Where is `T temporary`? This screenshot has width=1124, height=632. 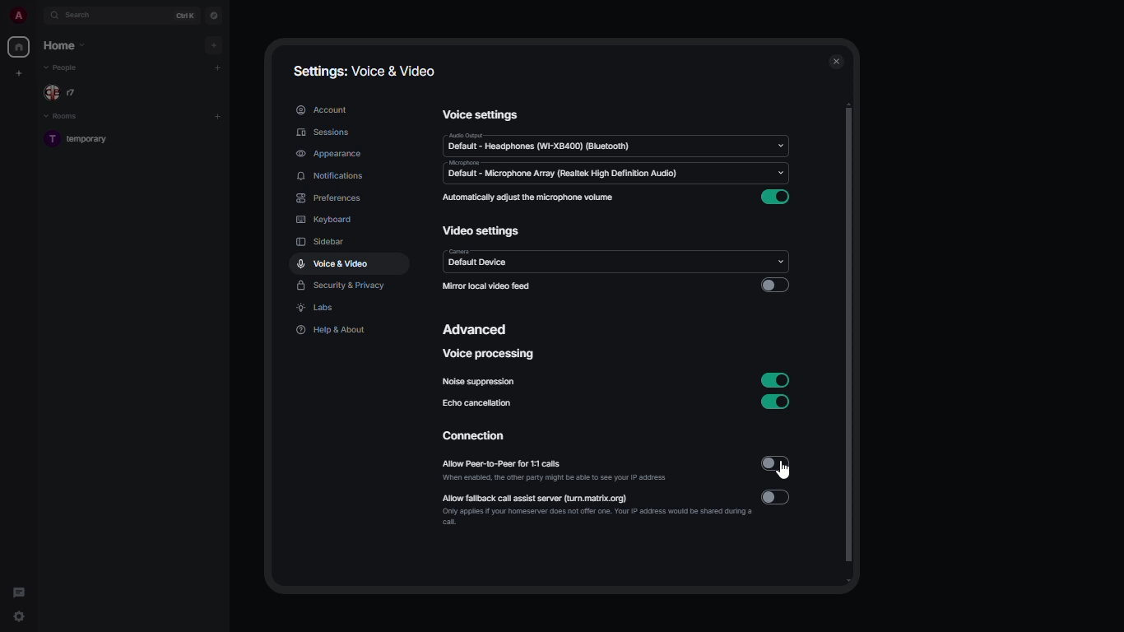 T temporary is located at coordinates (81, 139).